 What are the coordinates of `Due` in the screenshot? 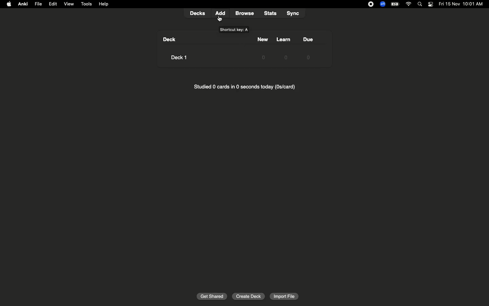 It's located at (309, 48).